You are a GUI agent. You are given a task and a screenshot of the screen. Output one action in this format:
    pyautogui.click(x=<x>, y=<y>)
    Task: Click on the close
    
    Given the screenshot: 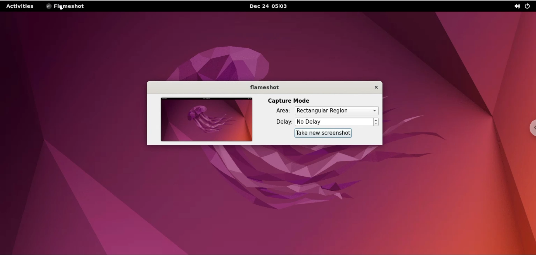 What is the action you would take?
    pyautogui.click(x=372, y=88)
    